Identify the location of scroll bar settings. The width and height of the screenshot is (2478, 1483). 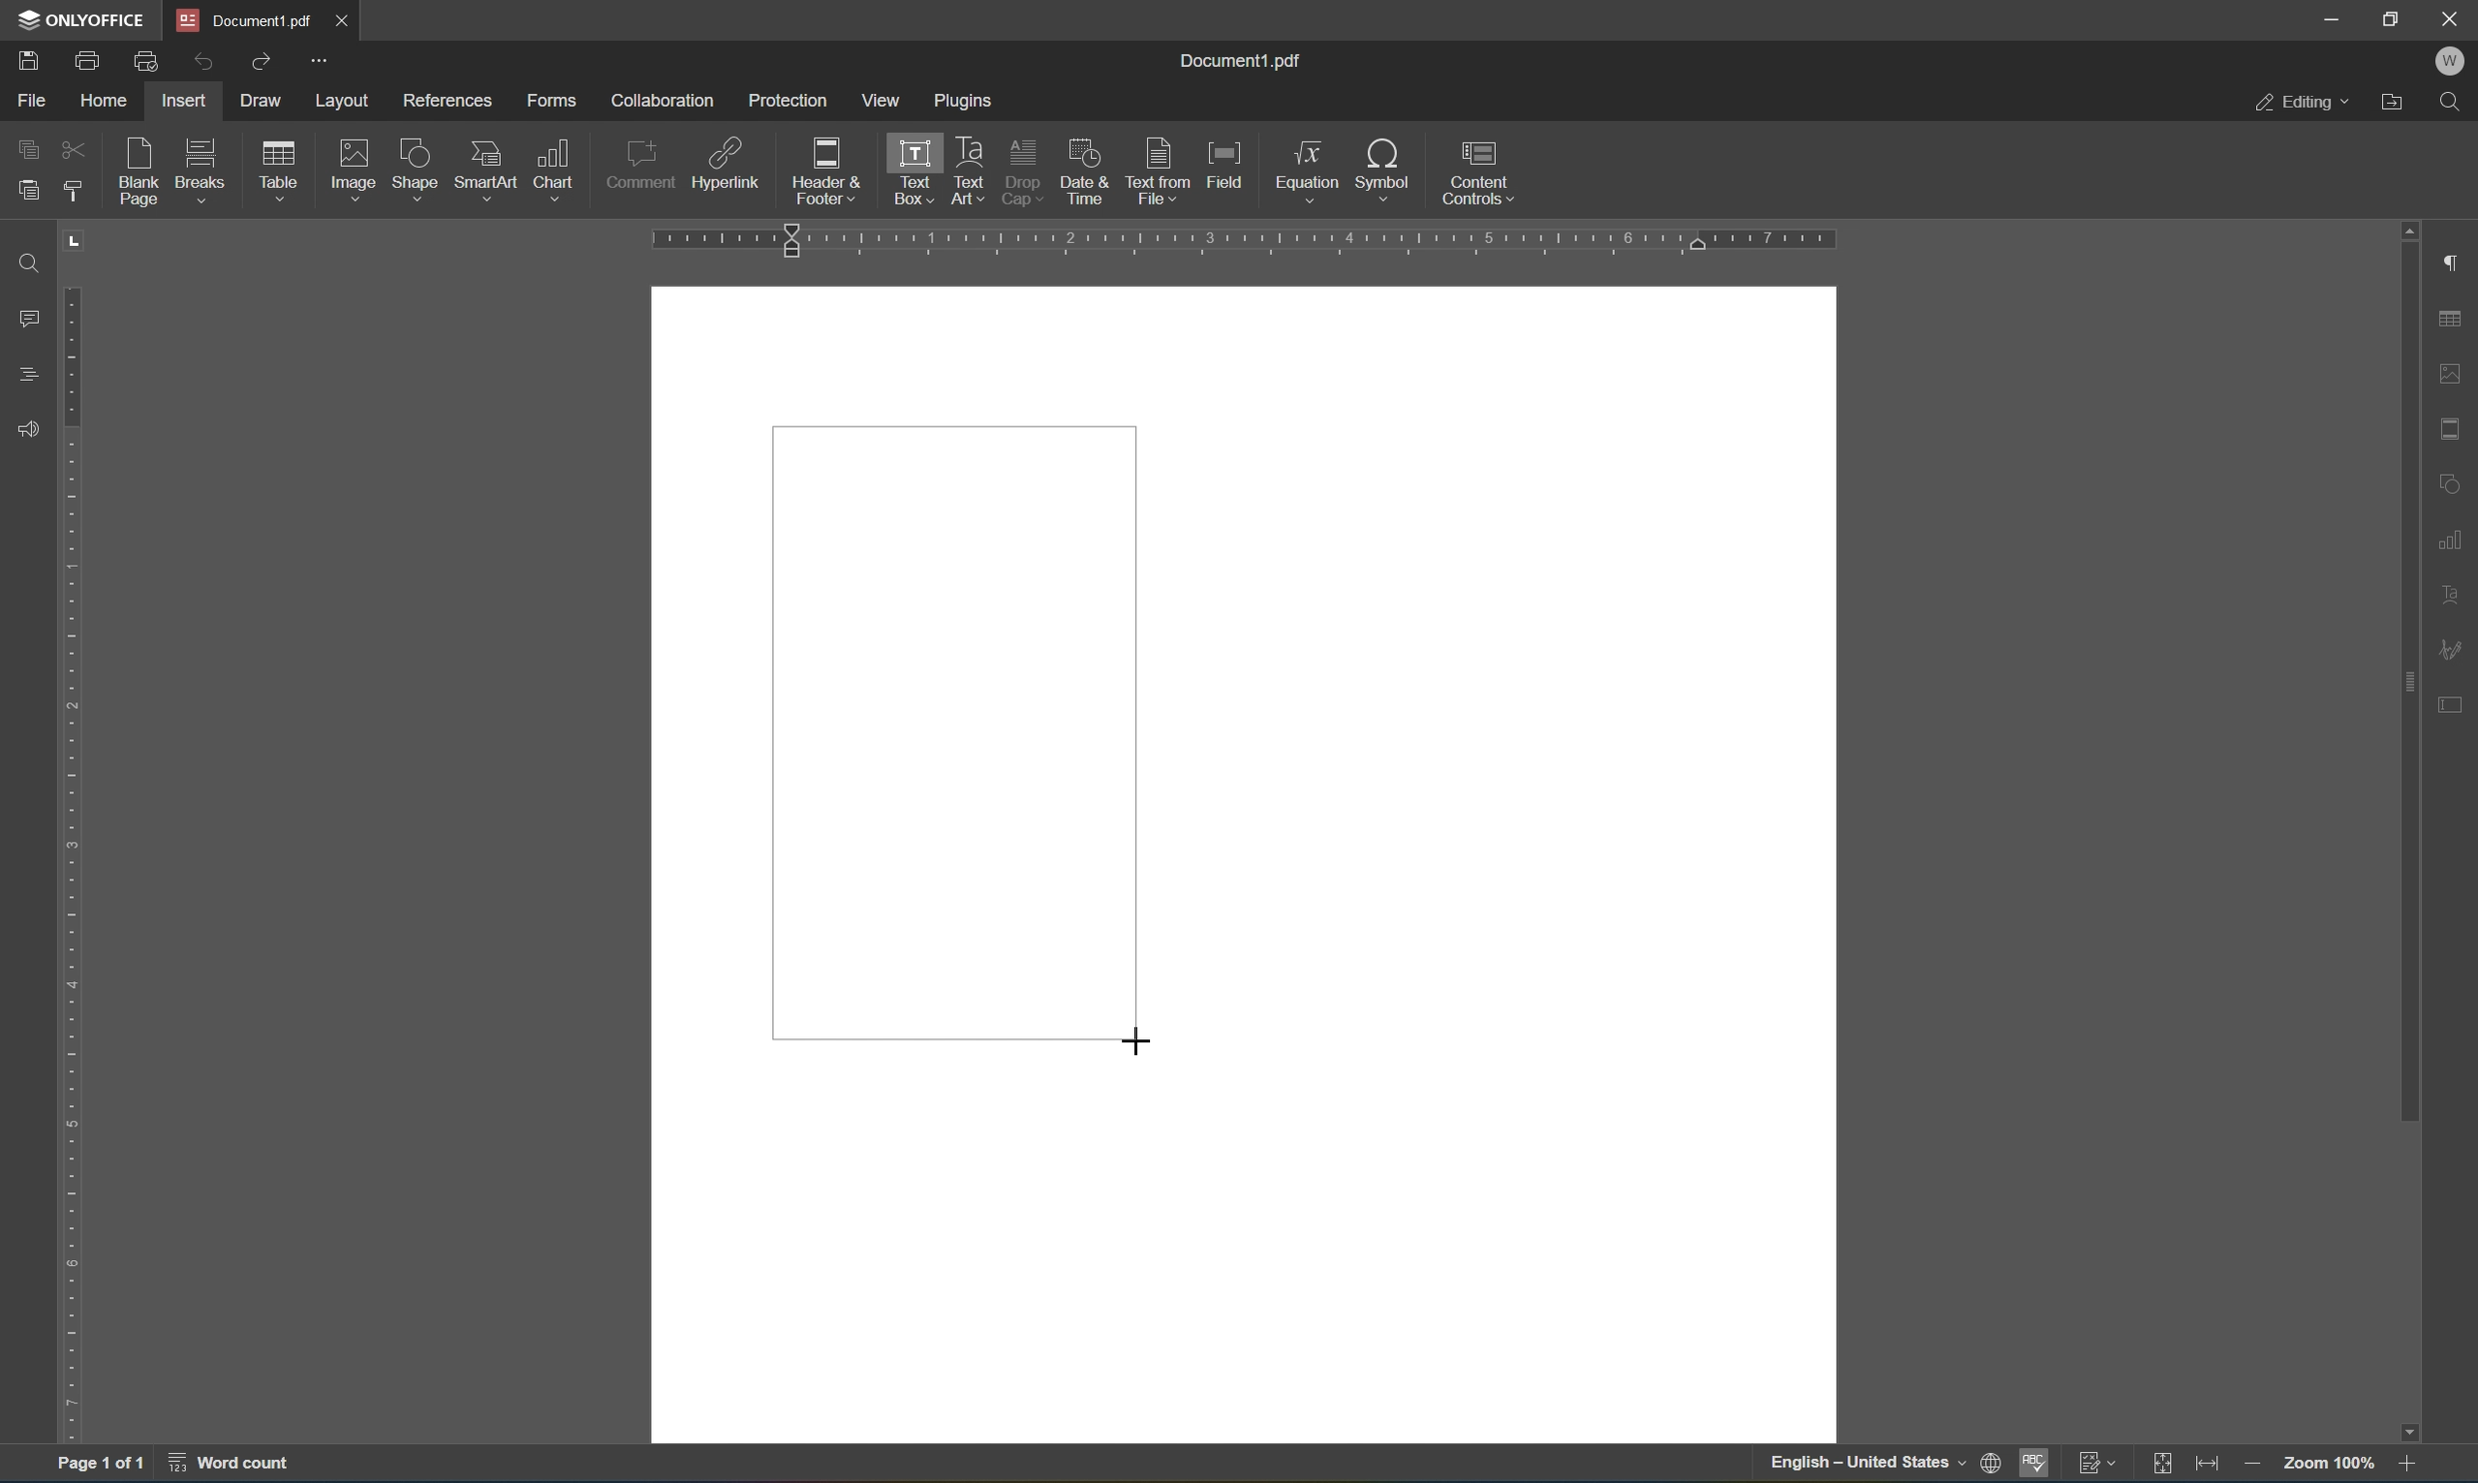
(2407, 672).